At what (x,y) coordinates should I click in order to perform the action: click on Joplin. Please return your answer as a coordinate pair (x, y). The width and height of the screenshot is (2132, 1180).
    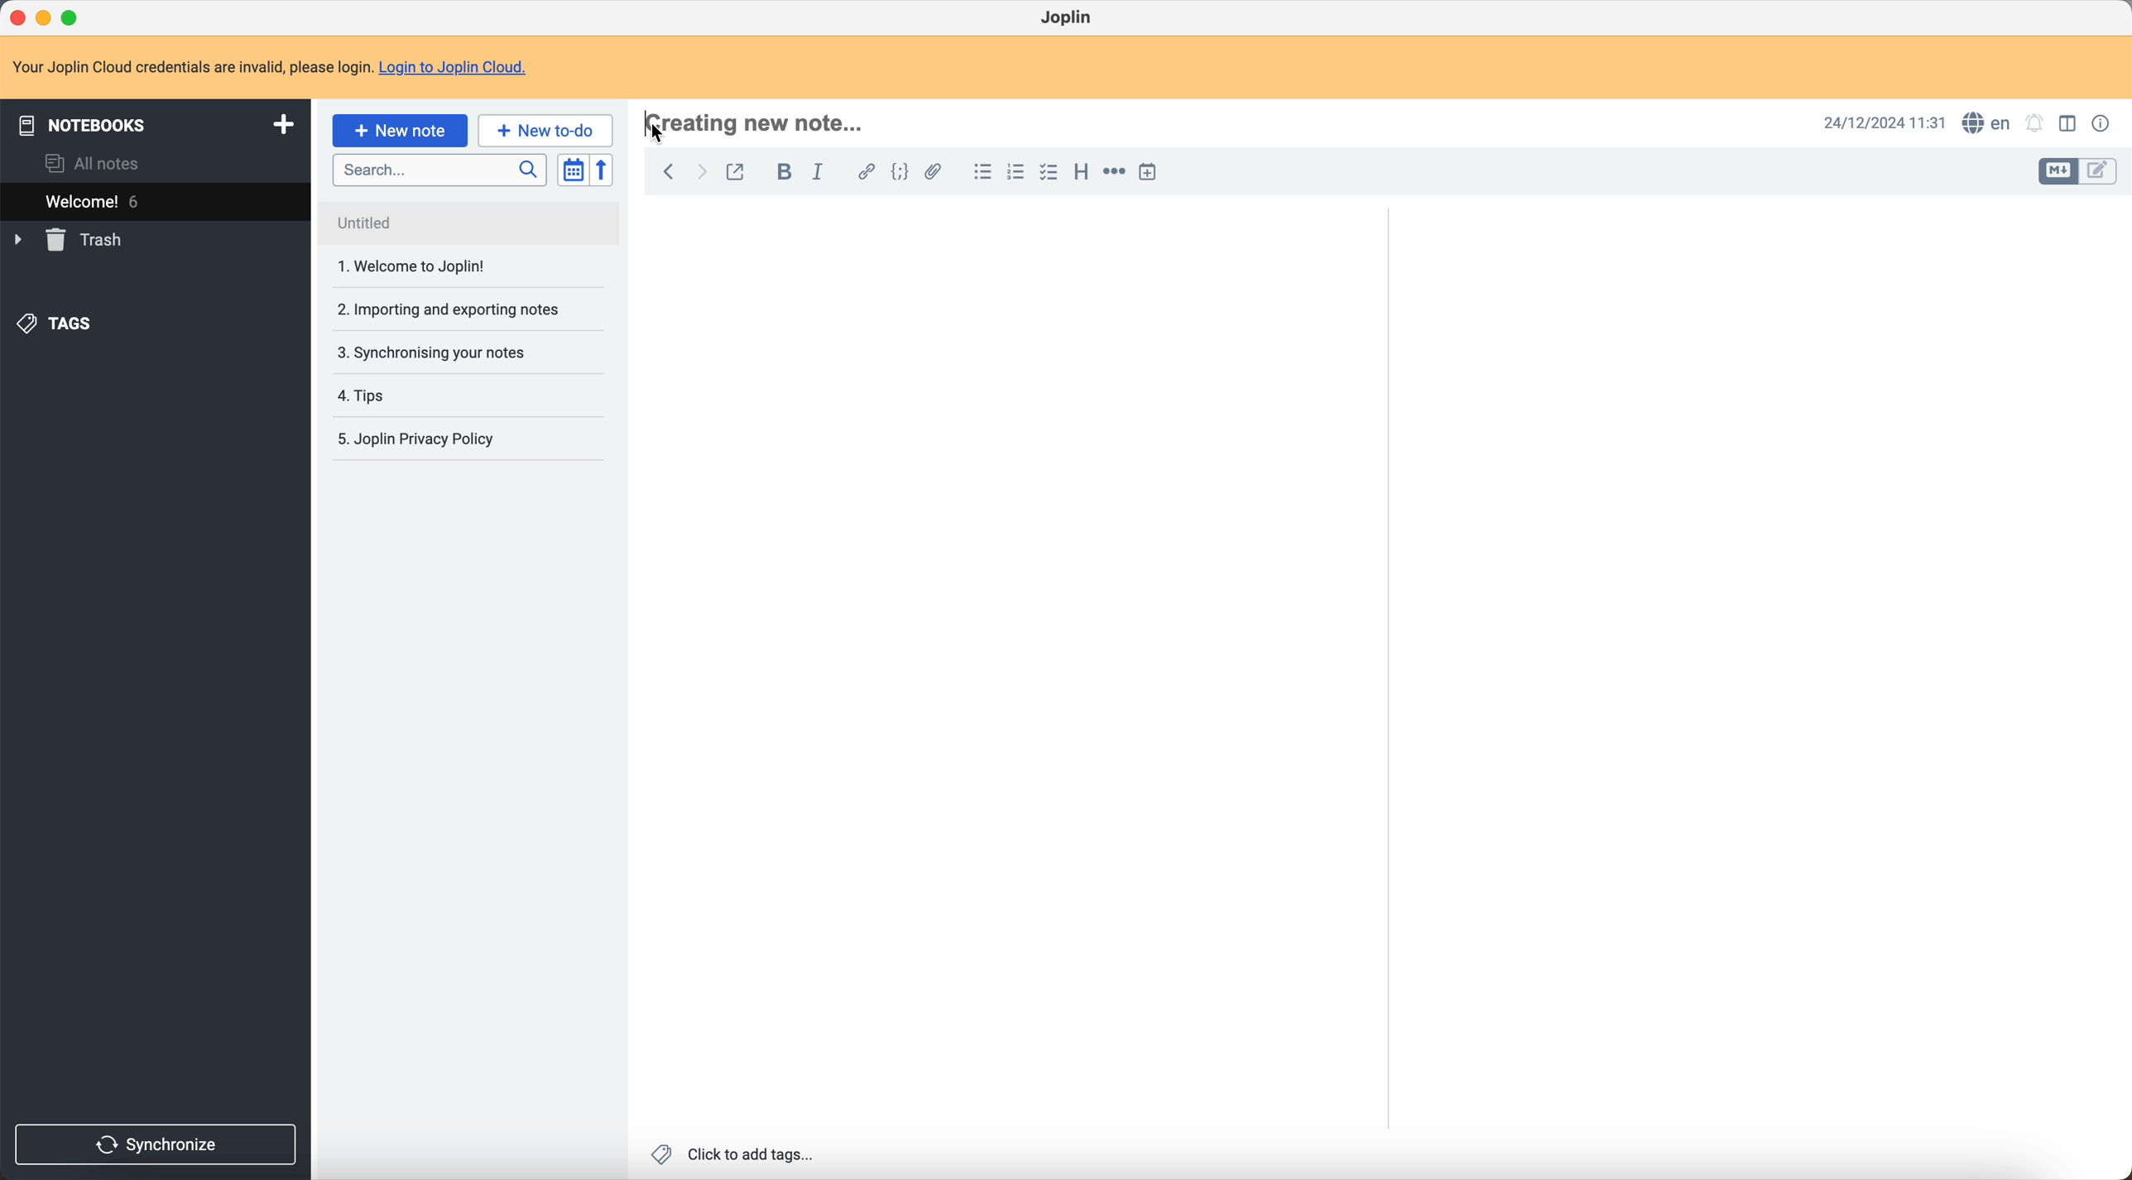
    Looking at the image, I should click on (1065, 17).